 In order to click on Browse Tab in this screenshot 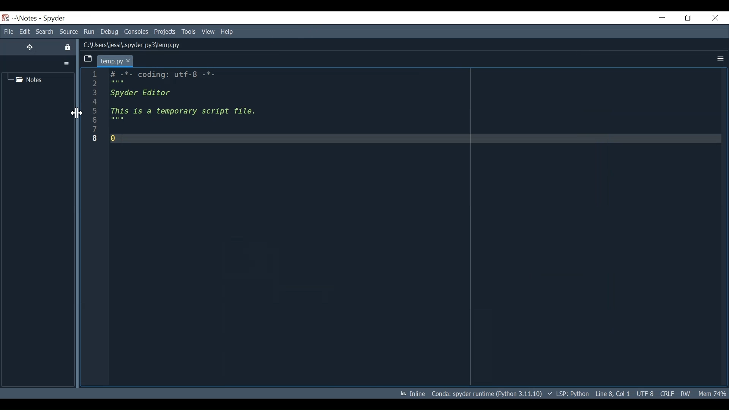, I will do `click(88, 59)`.